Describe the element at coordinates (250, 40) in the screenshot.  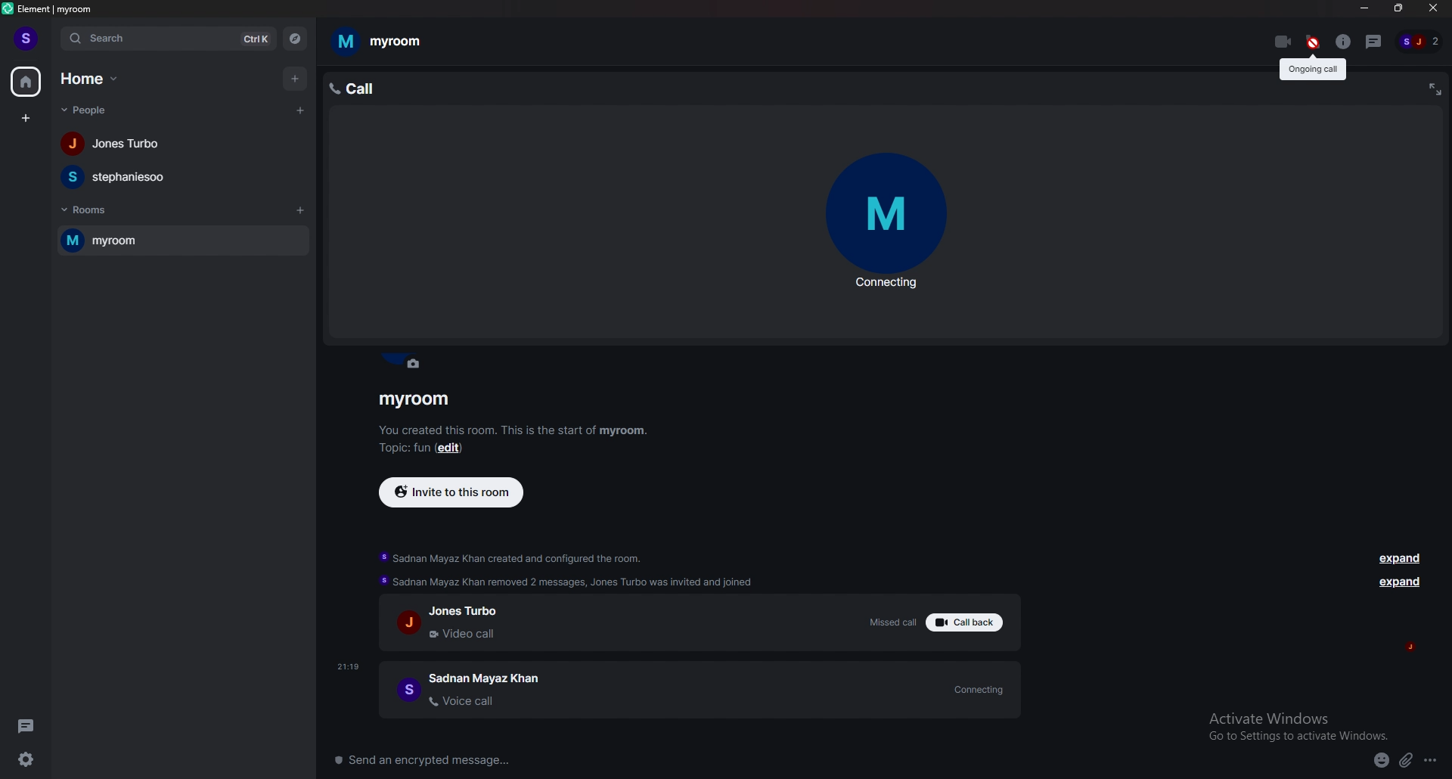
I see `ctrl k` at that location.